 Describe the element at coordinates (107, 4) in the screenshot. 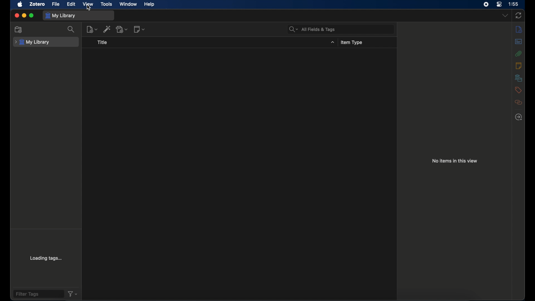

I see `tools` at that location.